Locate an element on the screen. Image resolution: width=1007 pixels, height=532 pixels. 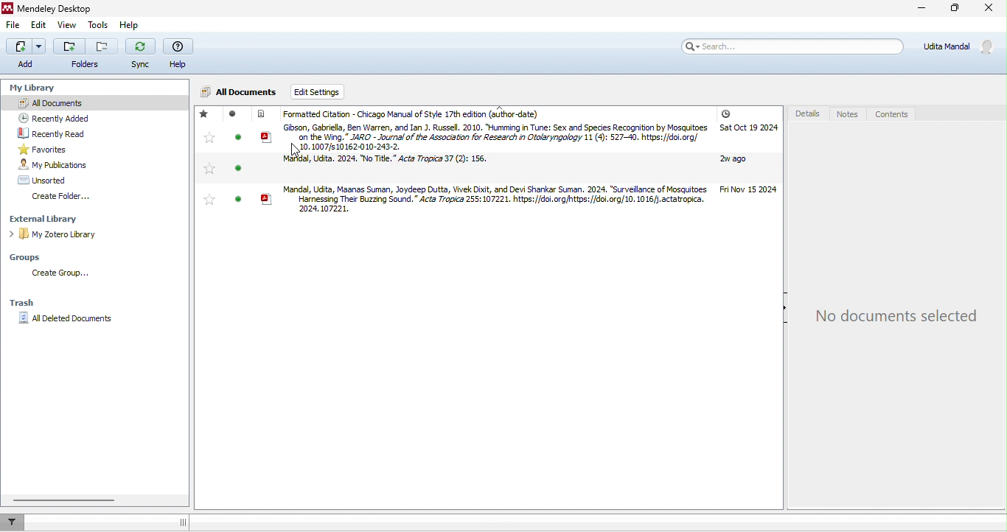
edit is located at coordinates (39, 25).